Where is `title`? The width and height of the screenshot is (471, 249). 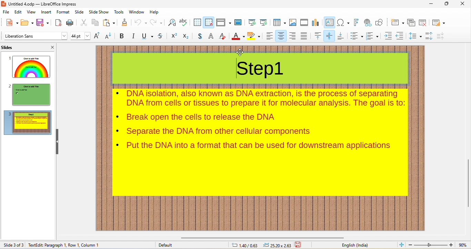 title is located at coordinates (262, 64).